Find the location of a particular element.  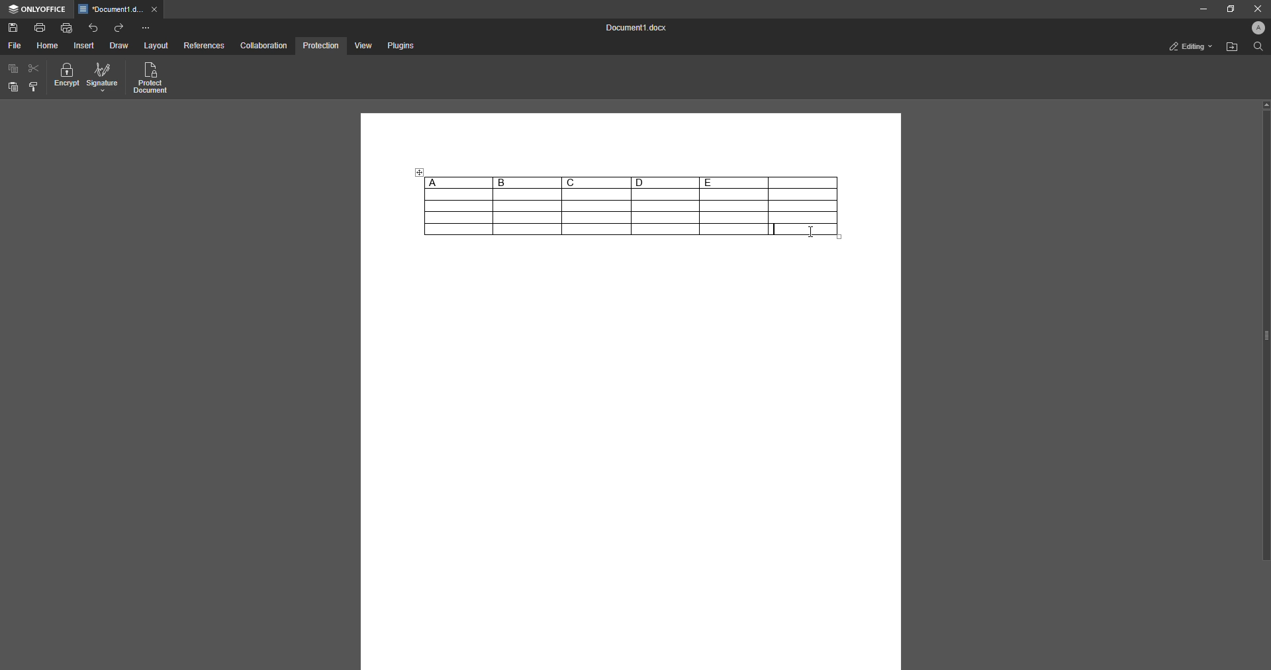

layout is located at coordinates (158, 46).